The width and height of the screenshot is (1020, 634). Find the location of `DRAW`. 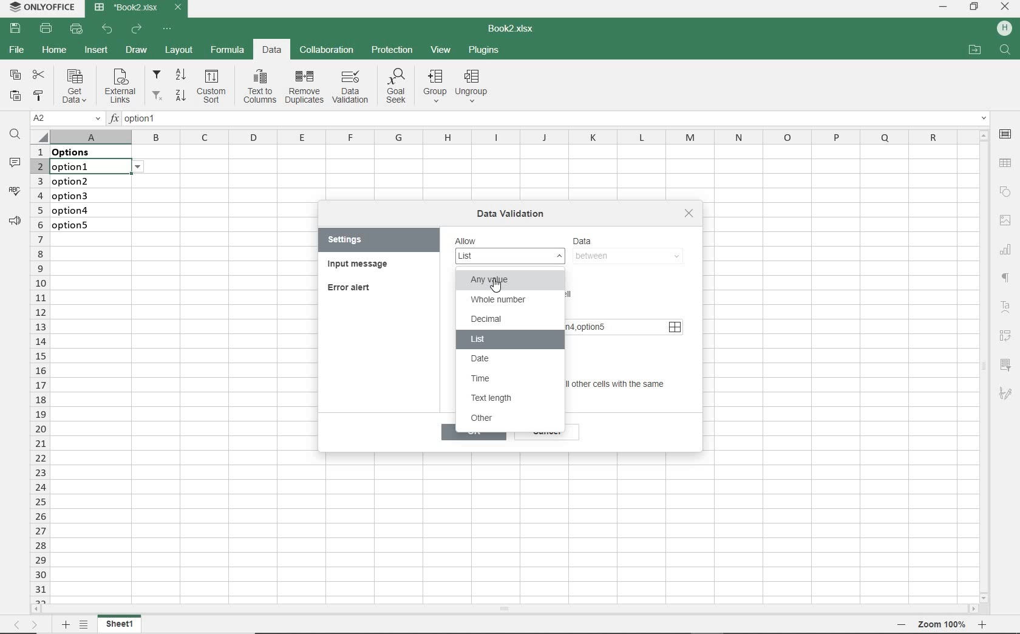

DRAW is located at coordinates (137, 50).